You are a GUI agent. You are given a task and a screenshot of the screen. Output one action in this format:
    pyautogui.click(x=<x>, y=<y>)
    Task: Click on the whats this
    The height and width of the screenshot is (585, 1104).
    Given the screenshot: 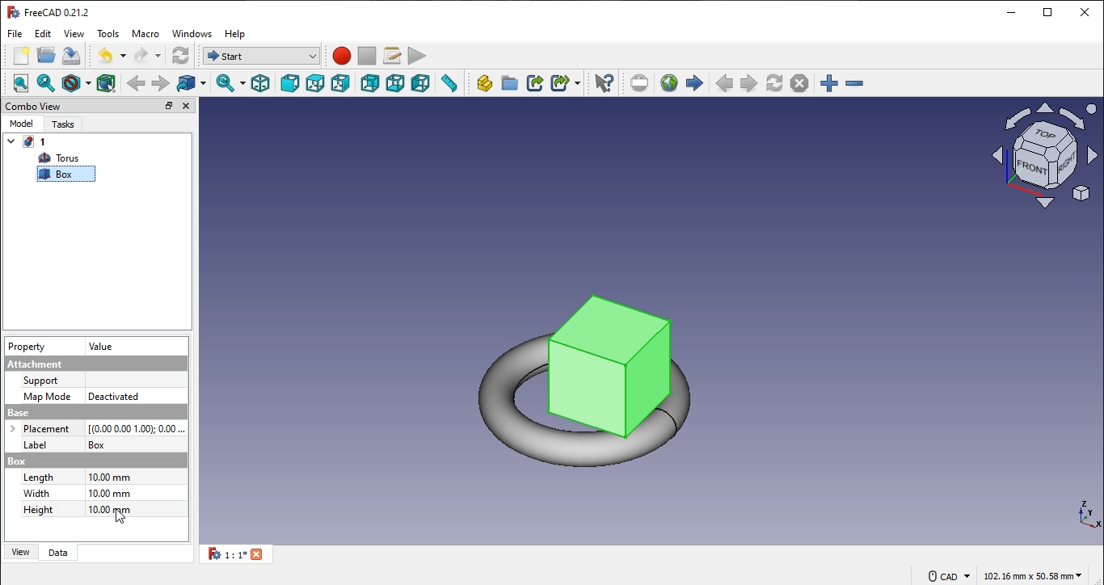 What is the action you would take?
    pyautogui.click(x=604, y=82)
    